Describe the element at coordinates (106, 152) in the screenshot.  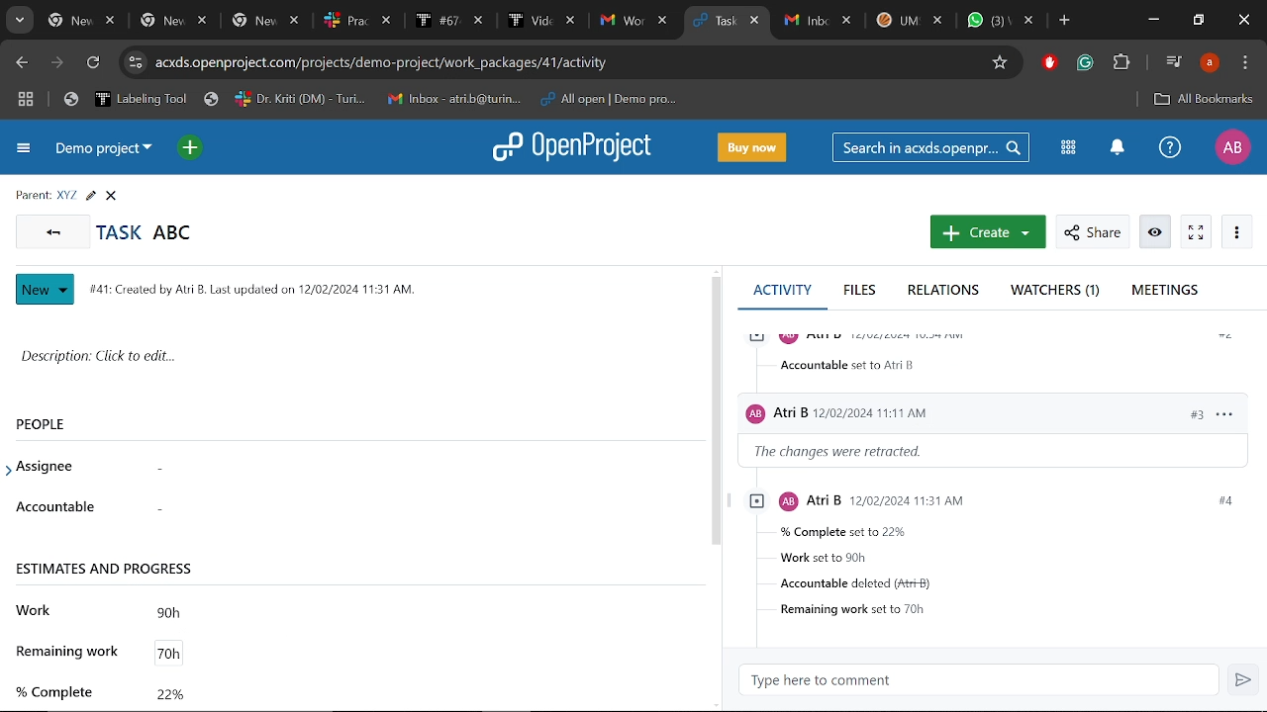
I see `Current projrct` at that location.